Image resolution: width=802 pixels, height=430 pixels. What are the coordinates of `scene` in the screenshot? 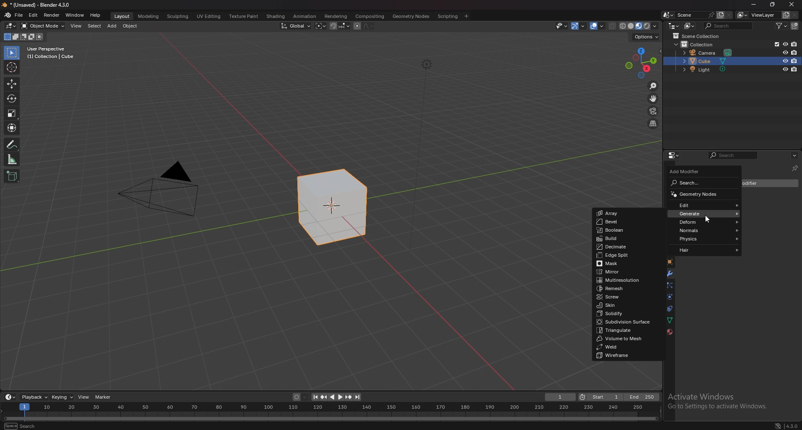 It's located at (694, 15).